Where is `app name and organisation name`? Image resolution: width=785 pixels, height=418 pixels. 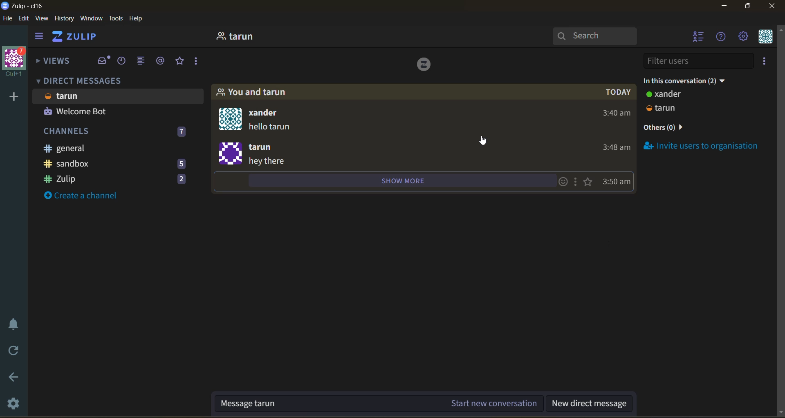
app name and organisation name is located at coordinates (24, 6).